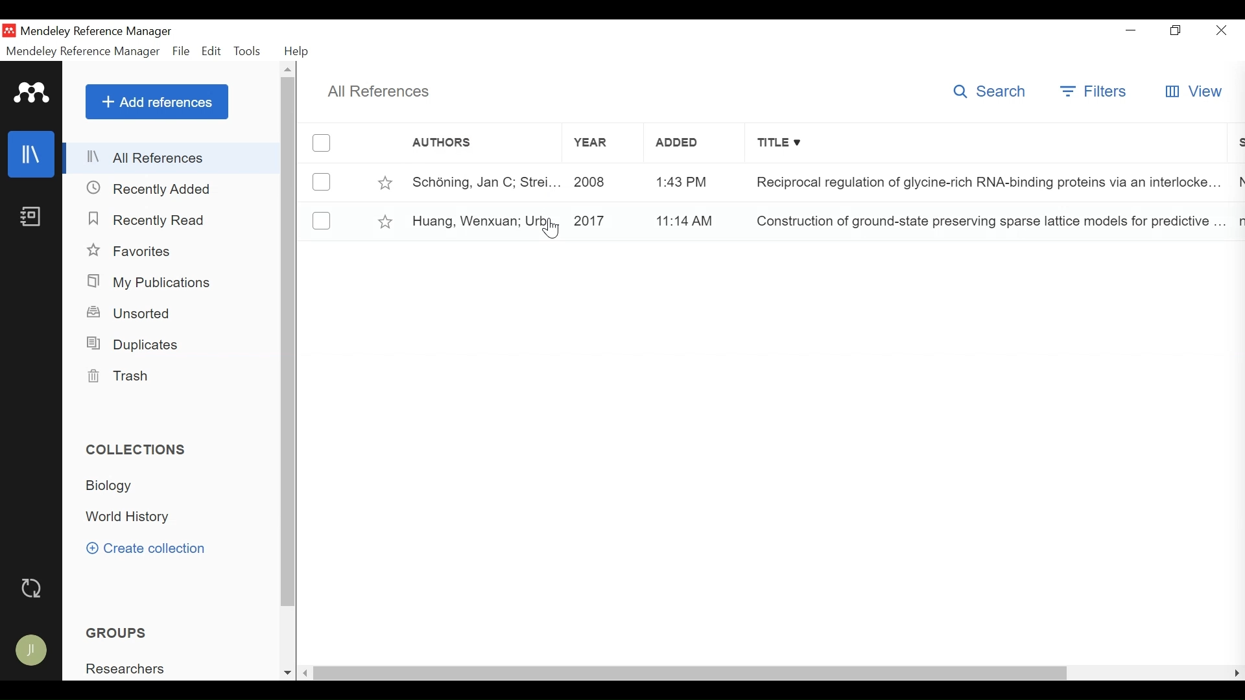 The image size is (1245, 700). Describe the element at coordinates (114, 485) in the screenshot. I see `Collection` at that location.